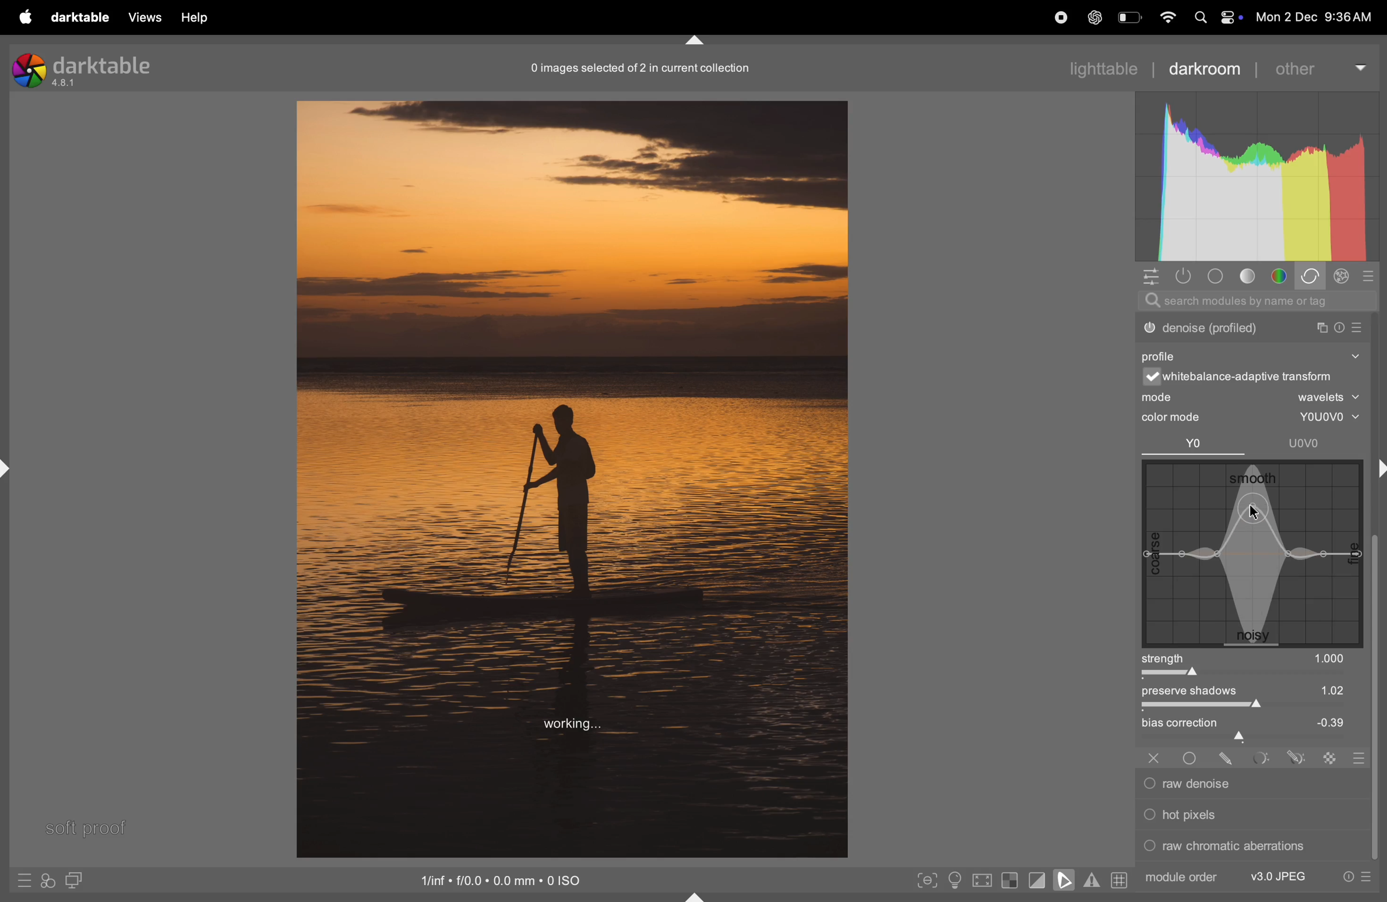 This screenshot has height=902, width=1387. I want to click on image, so click(572, 477).